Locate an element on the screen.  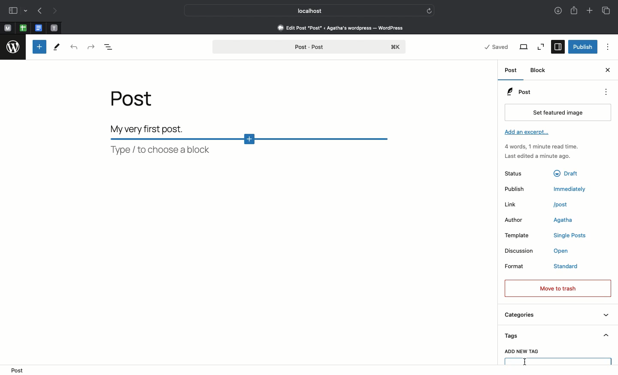
draft is located at coordinates (566, 174).